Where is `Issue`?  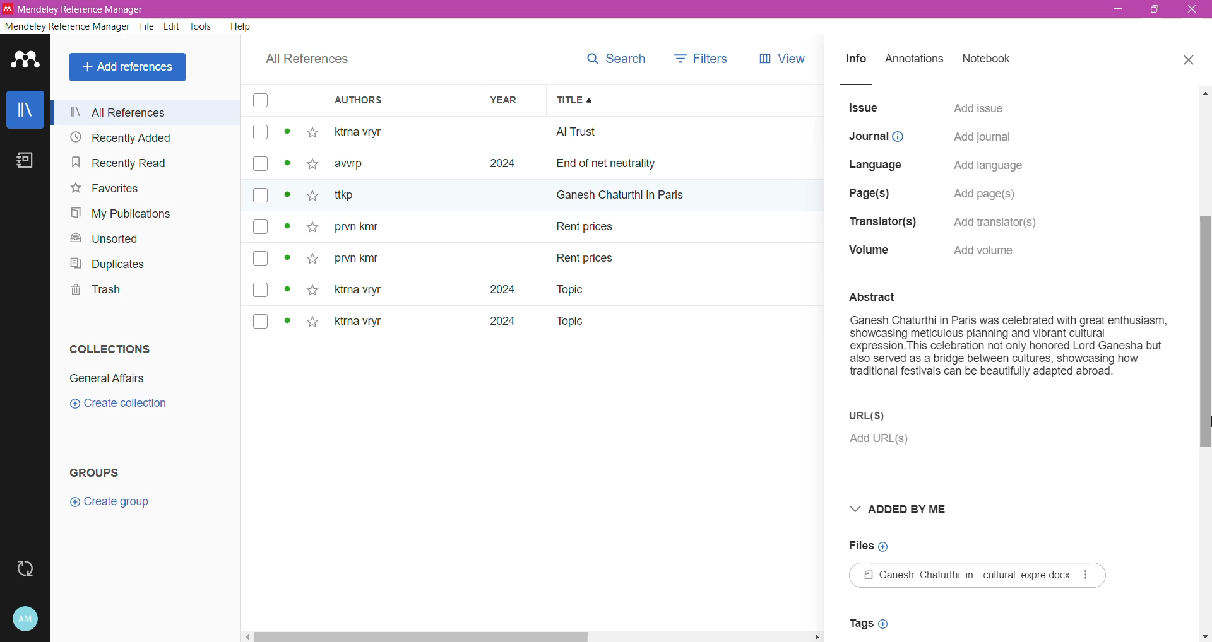 Issue is located at coordinates (864, 108).